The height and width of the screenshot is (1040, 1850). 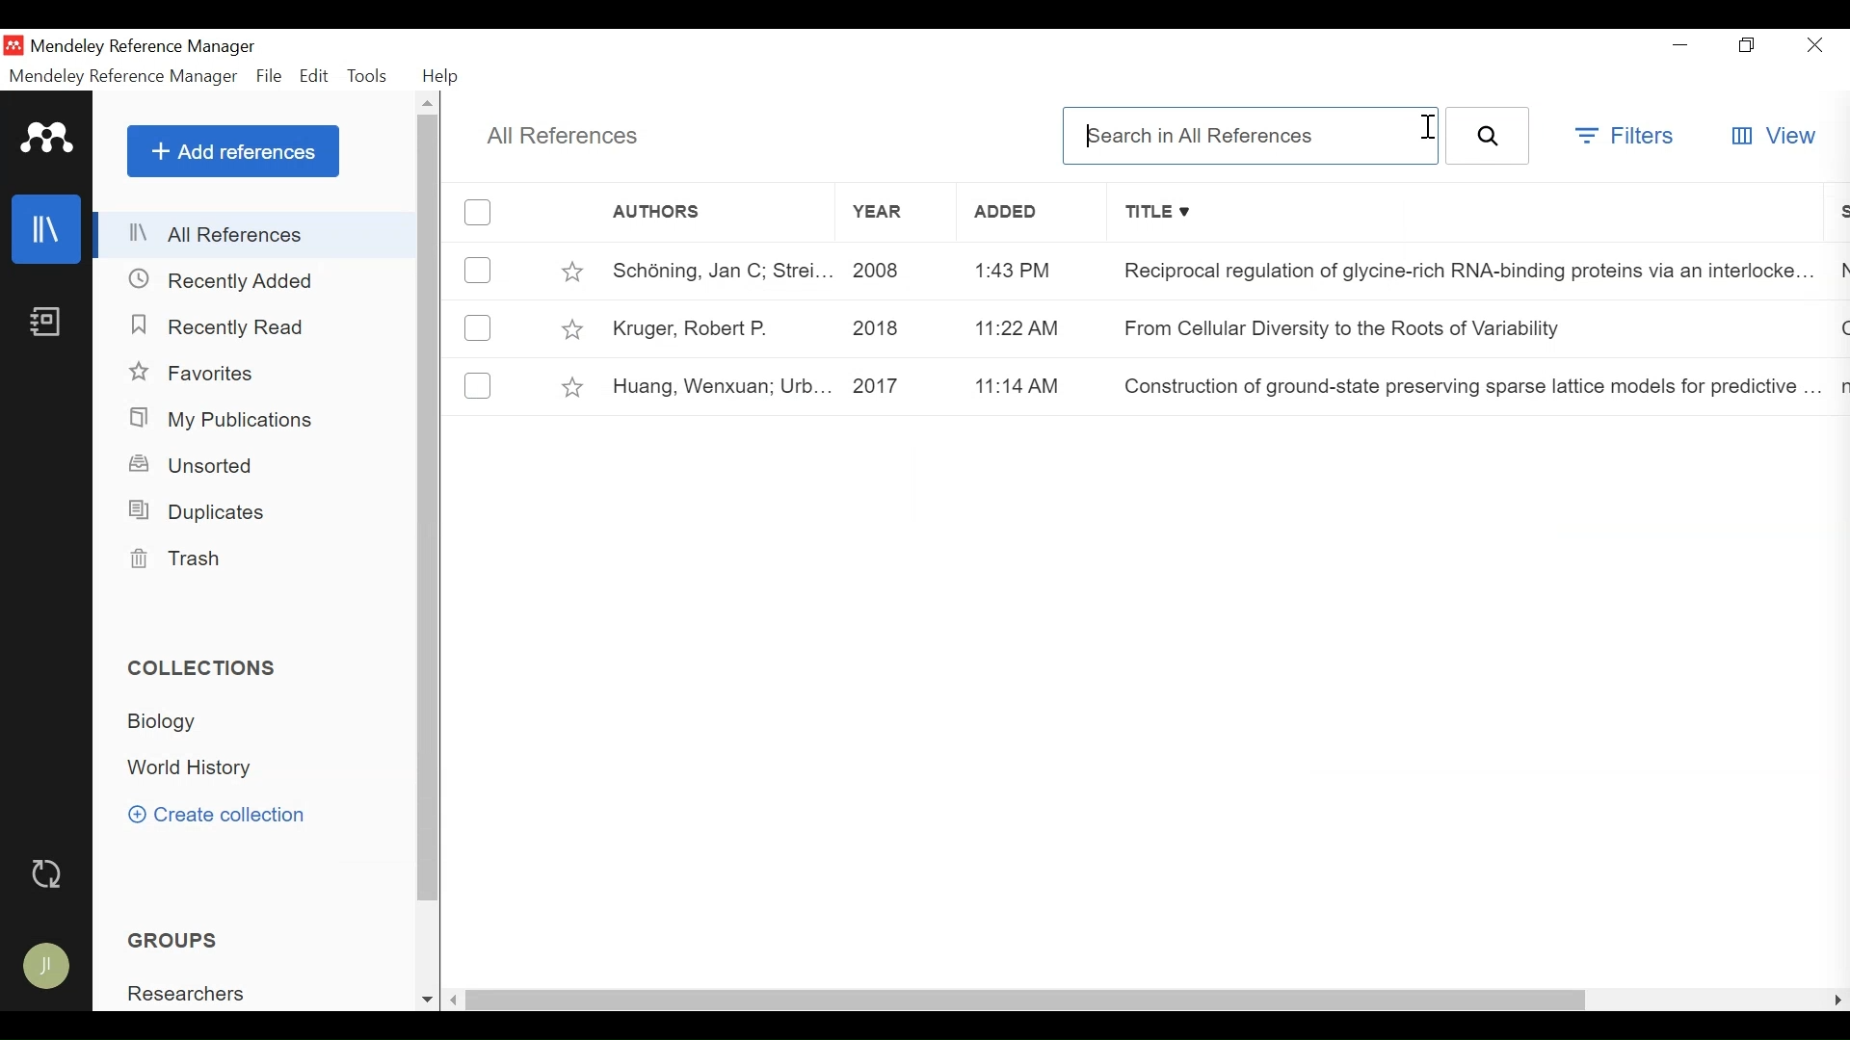 What do you see at coordinates (715, 271) in the screenshot?
I see `Schoning, Jan C, Strel.` at bounding box center [715, 271].